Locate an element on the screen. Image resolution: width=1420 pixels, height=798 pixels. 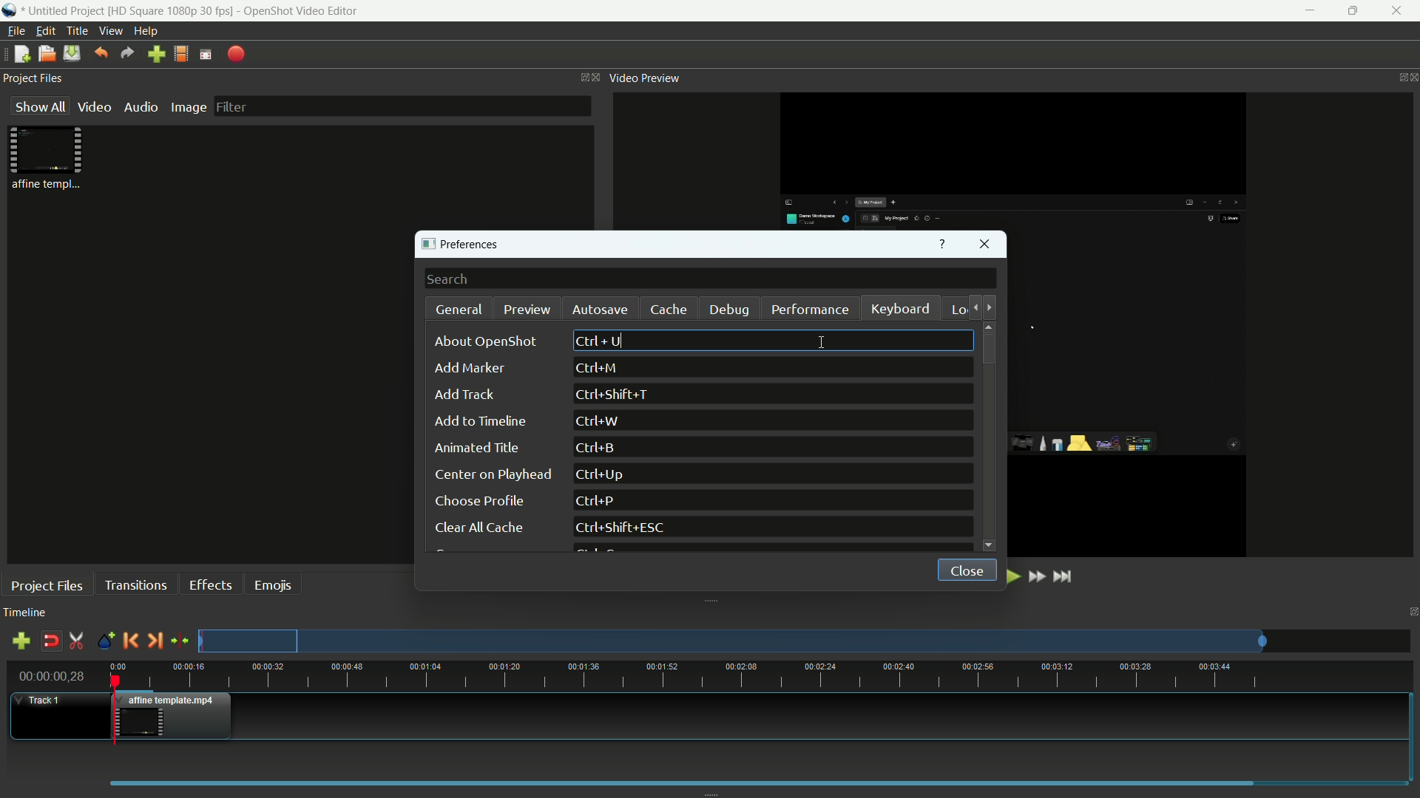
project name is located at coordinates (66, 12).